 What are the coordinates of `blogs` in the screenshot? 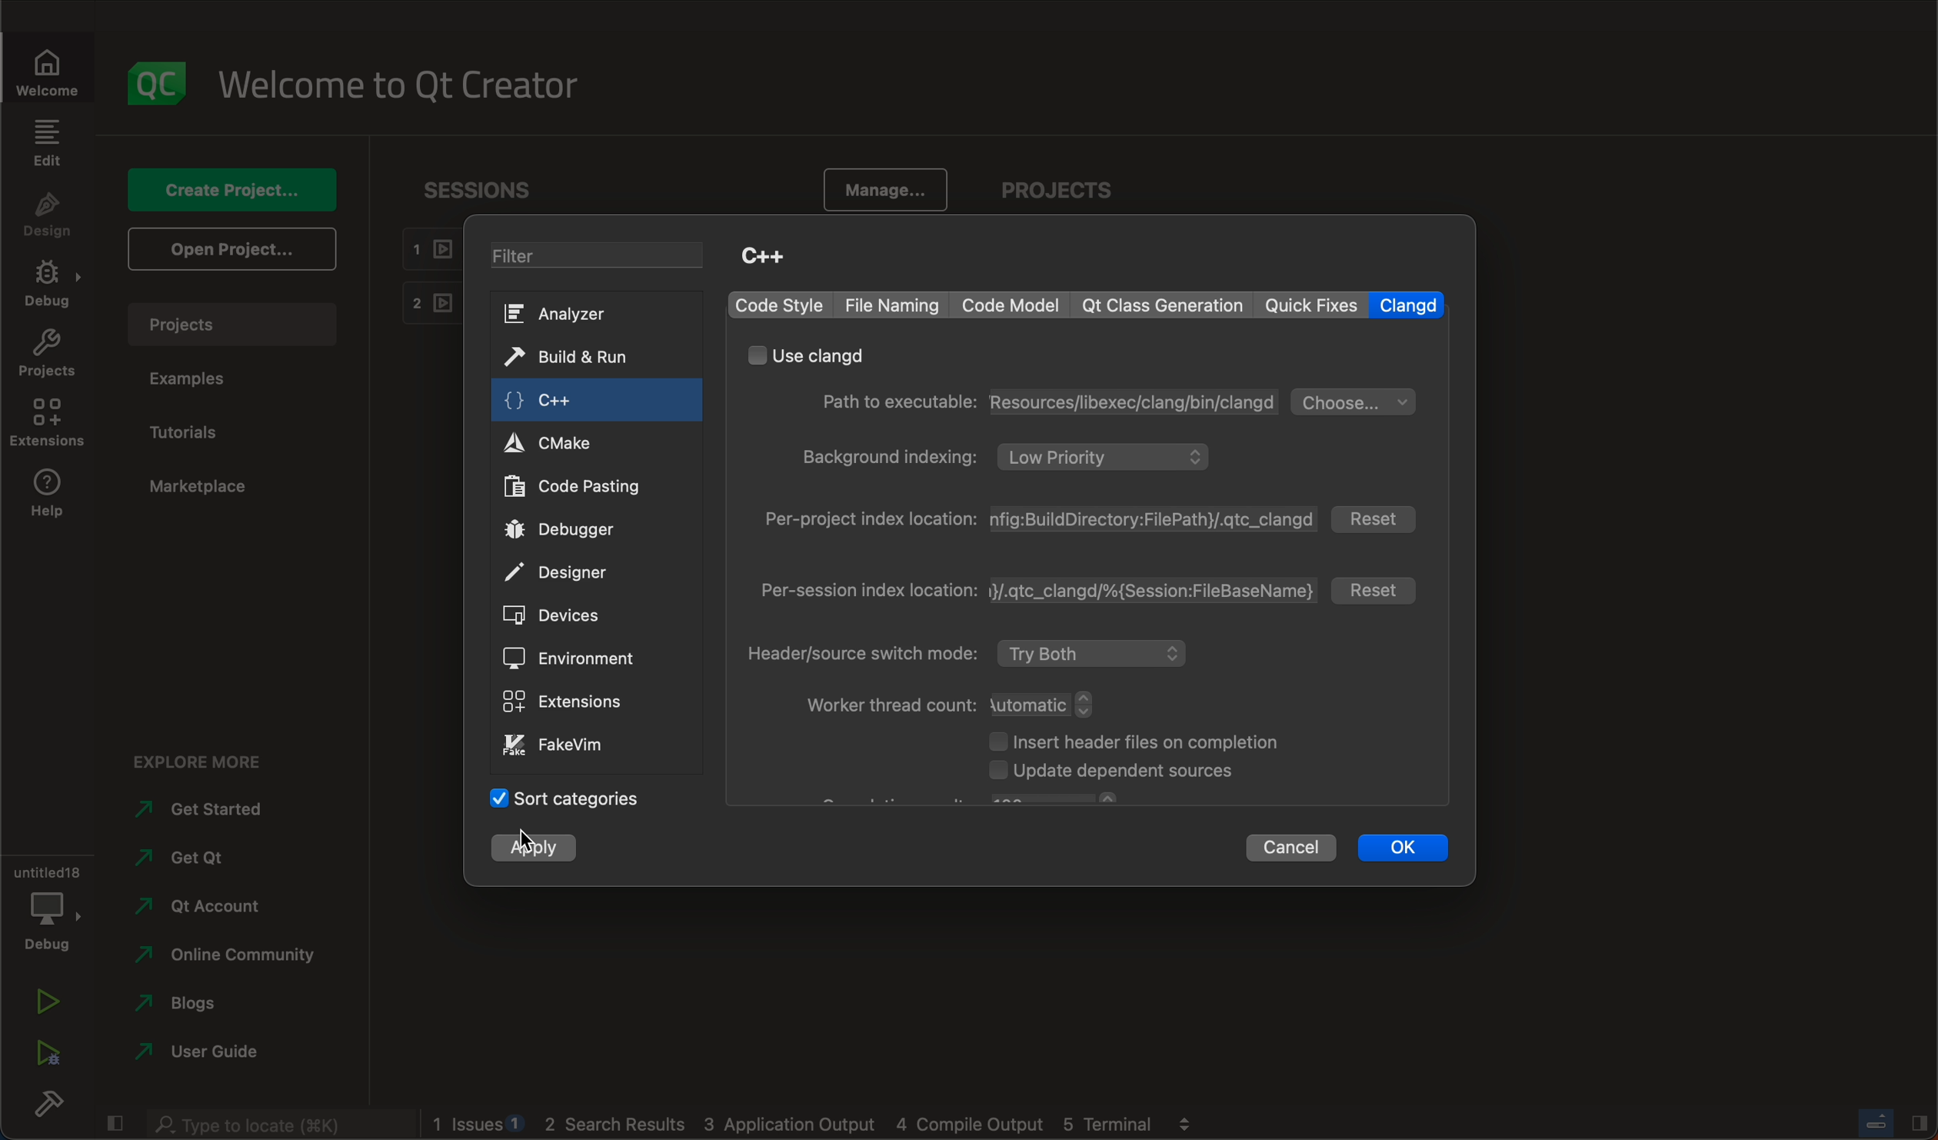 It's located at (198, 1002).